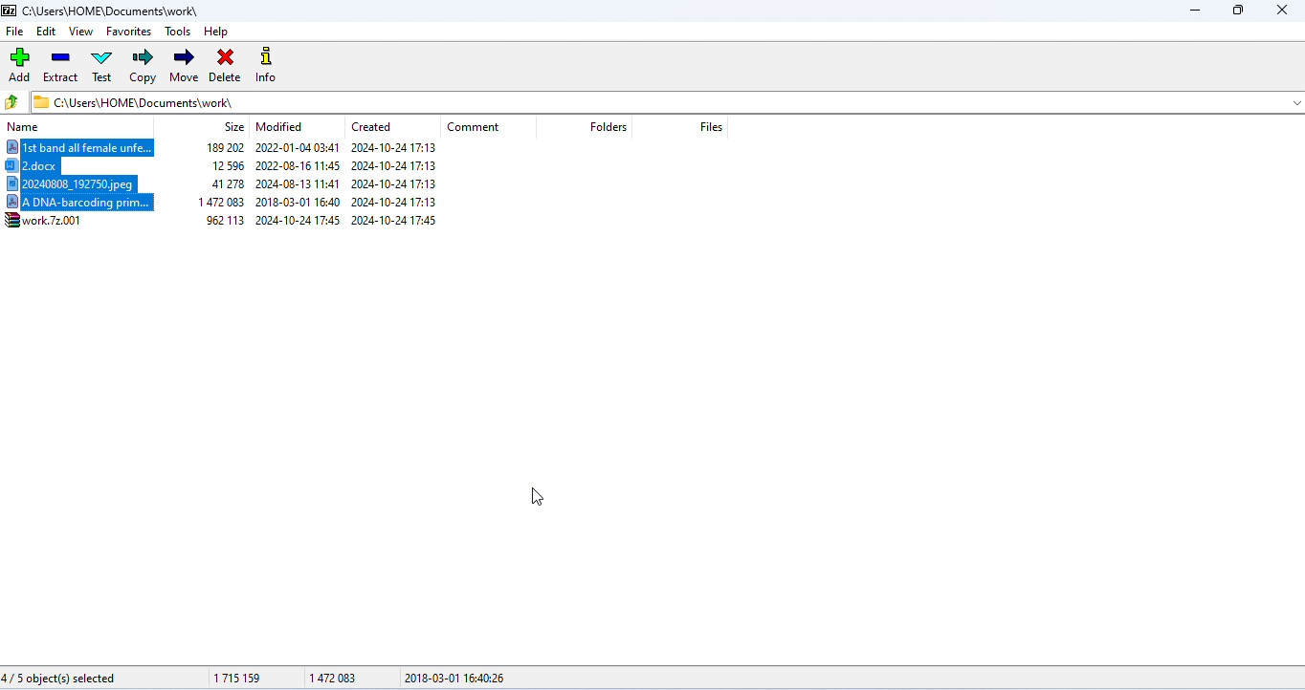 This screenshot has height=690, width=1305. What do you see at coordinates (59, 679) in the screenshot?
I see `4/5 object(s) selected` at bounding box center [59, 679].